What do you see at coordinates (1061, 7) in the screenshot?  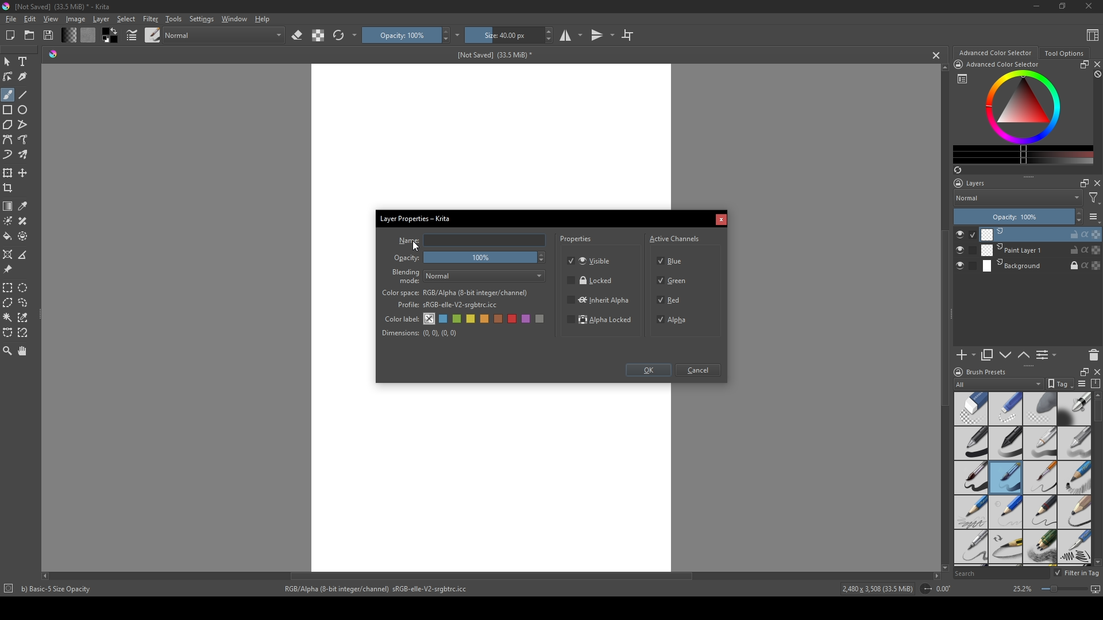 I see `resize` at bounding box center [1061, 7].